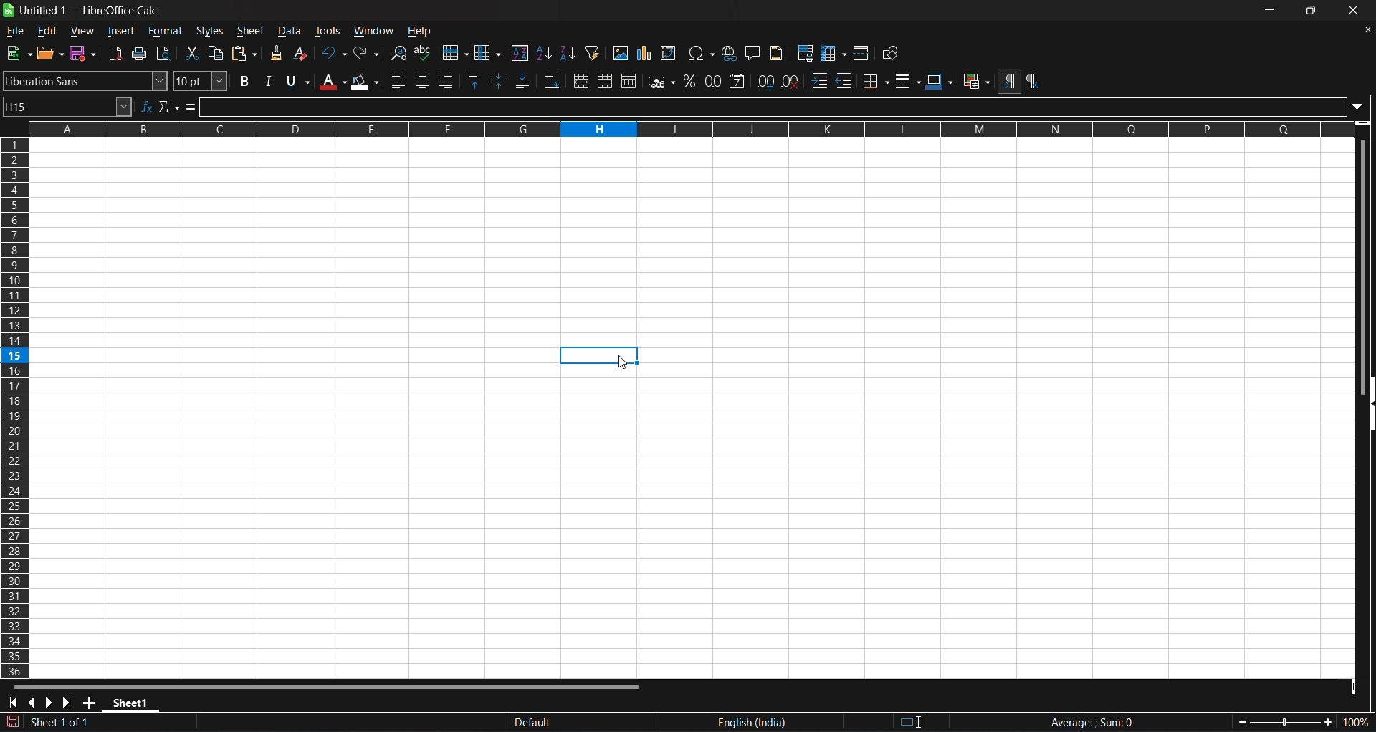  What do you see at coordinates (792, 82) in the screenshot?
I see `remove decimal place` at bounding box center [792, 82].